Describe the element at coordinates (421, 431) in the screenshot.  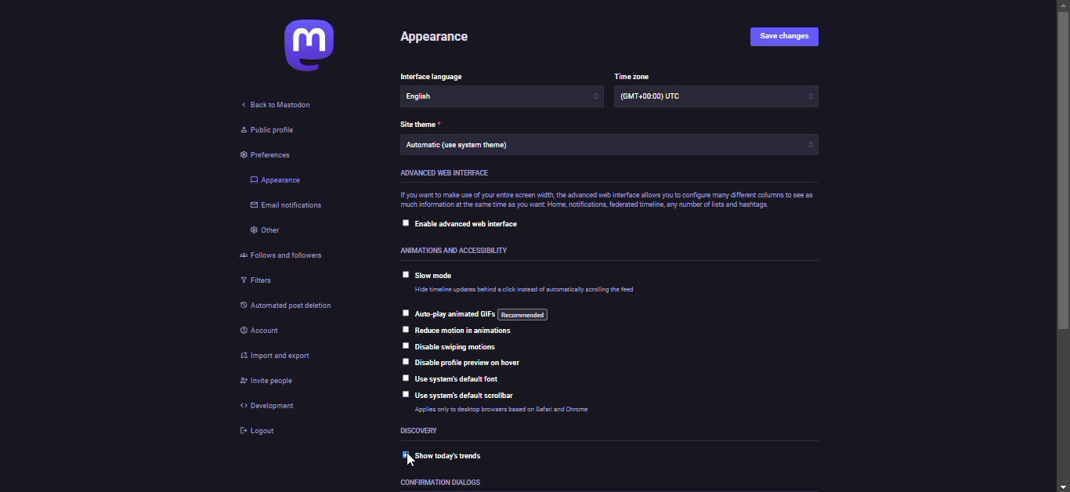
I see `discovery` at that location.